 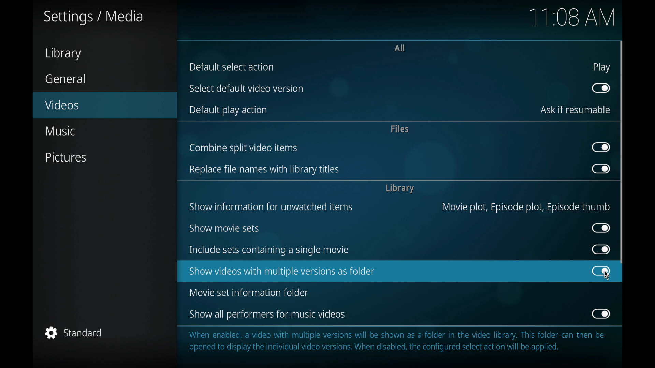 What do you see at coordinates (61, 131) in the screenshot?
I see `music` at bounding box center [61, 131].